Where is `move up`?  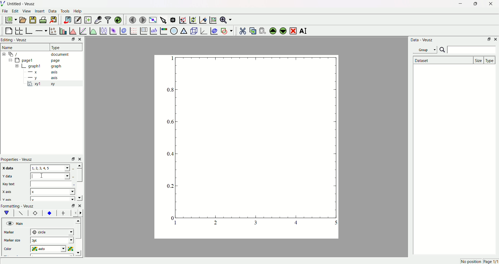
move up is located at coordinates (79, 220).